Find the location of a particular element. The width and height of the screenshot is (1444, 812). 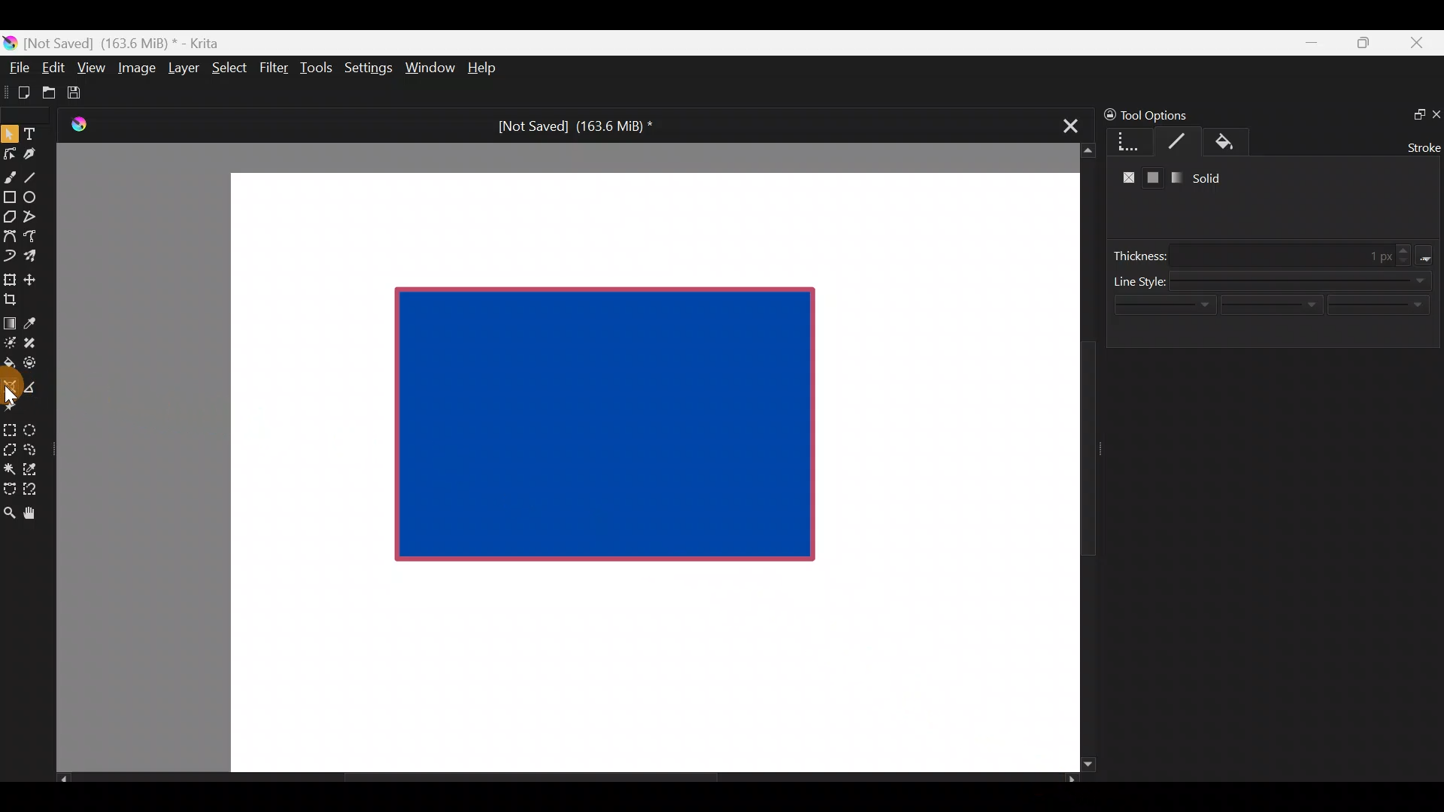

Polygon tool is located at coordinates (9, 217).